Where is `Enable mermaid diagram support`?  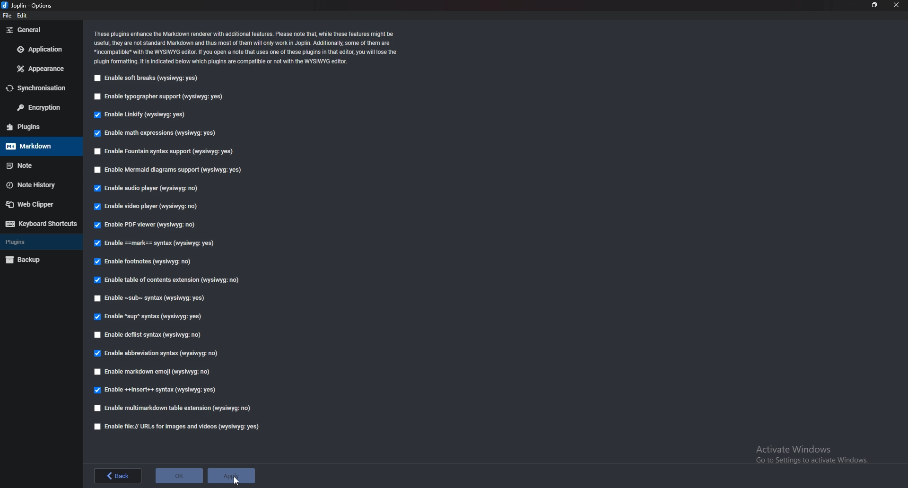
Enable mermaid diagram support is located at coordinates (172, 169).